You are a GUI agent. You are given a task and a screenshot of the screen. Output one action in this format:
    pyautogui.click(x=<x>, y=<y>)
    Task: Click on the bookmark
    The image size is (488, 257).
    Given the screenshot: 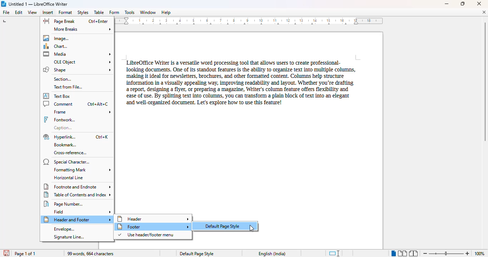 What is the action you would take?
    pyautogui.click(x=65, y=145)
    